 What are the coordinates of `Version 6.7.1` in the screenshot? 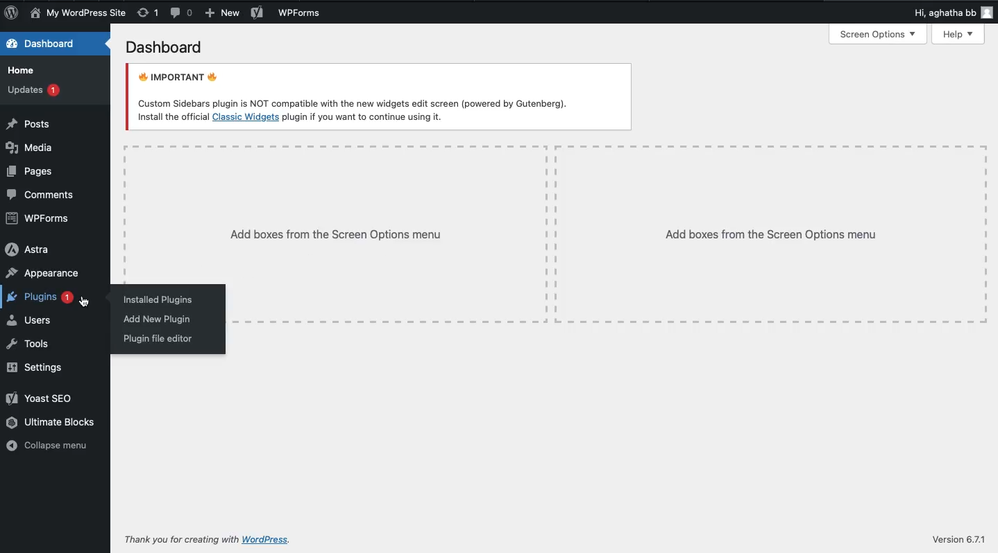 It's located at (956, 540).